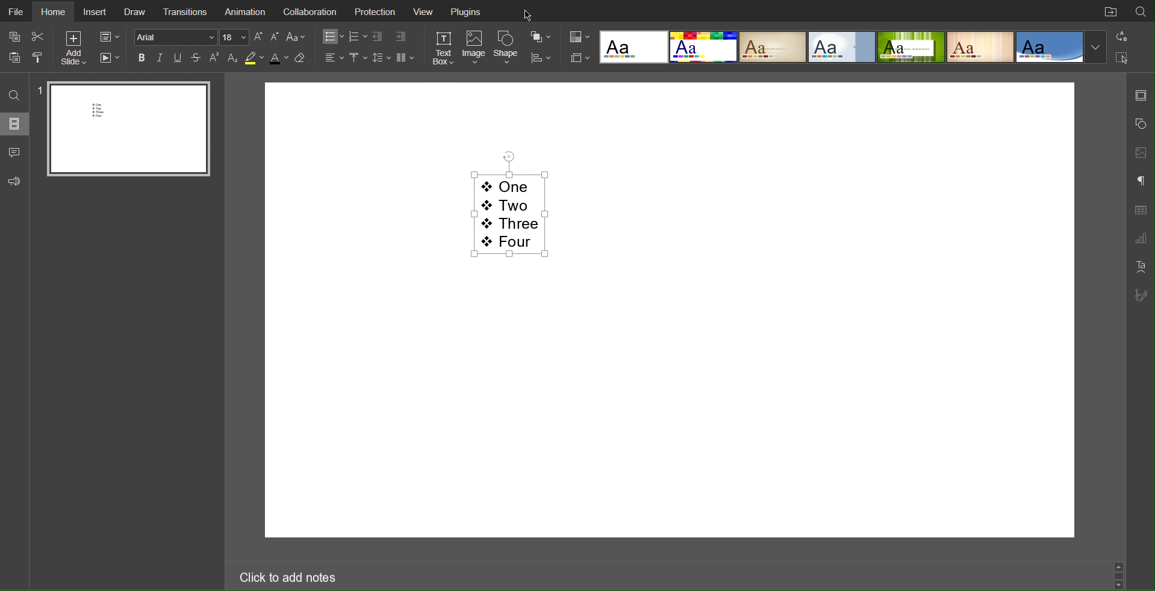 The image size is (1155, 591). Describe the element at coordinates (258, 37) in the screenshot. I see `Increase Font` at that location.